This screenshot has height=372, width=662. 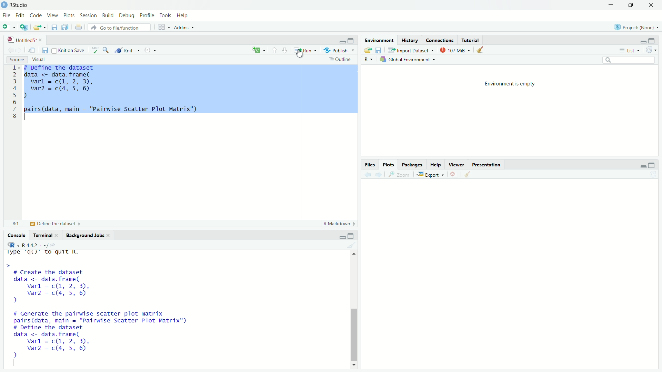 What do you see at coordinates (366, 174) in the screenshot?
I see `Go back to the previous source location (Ctrl + F9)` at bounding box center [366, 174].